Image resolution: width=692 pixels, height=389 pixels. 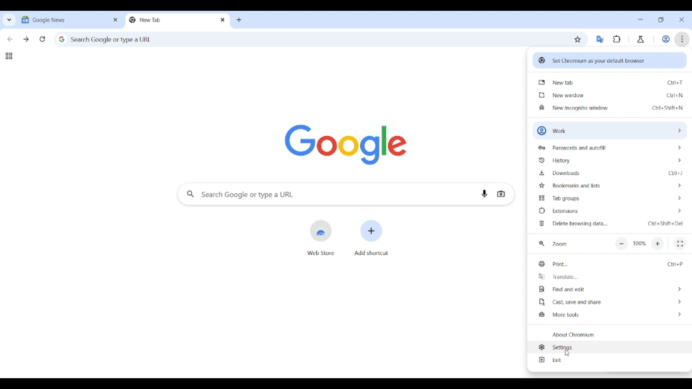 I want to click on Extension options, so click(x=610, y=211).